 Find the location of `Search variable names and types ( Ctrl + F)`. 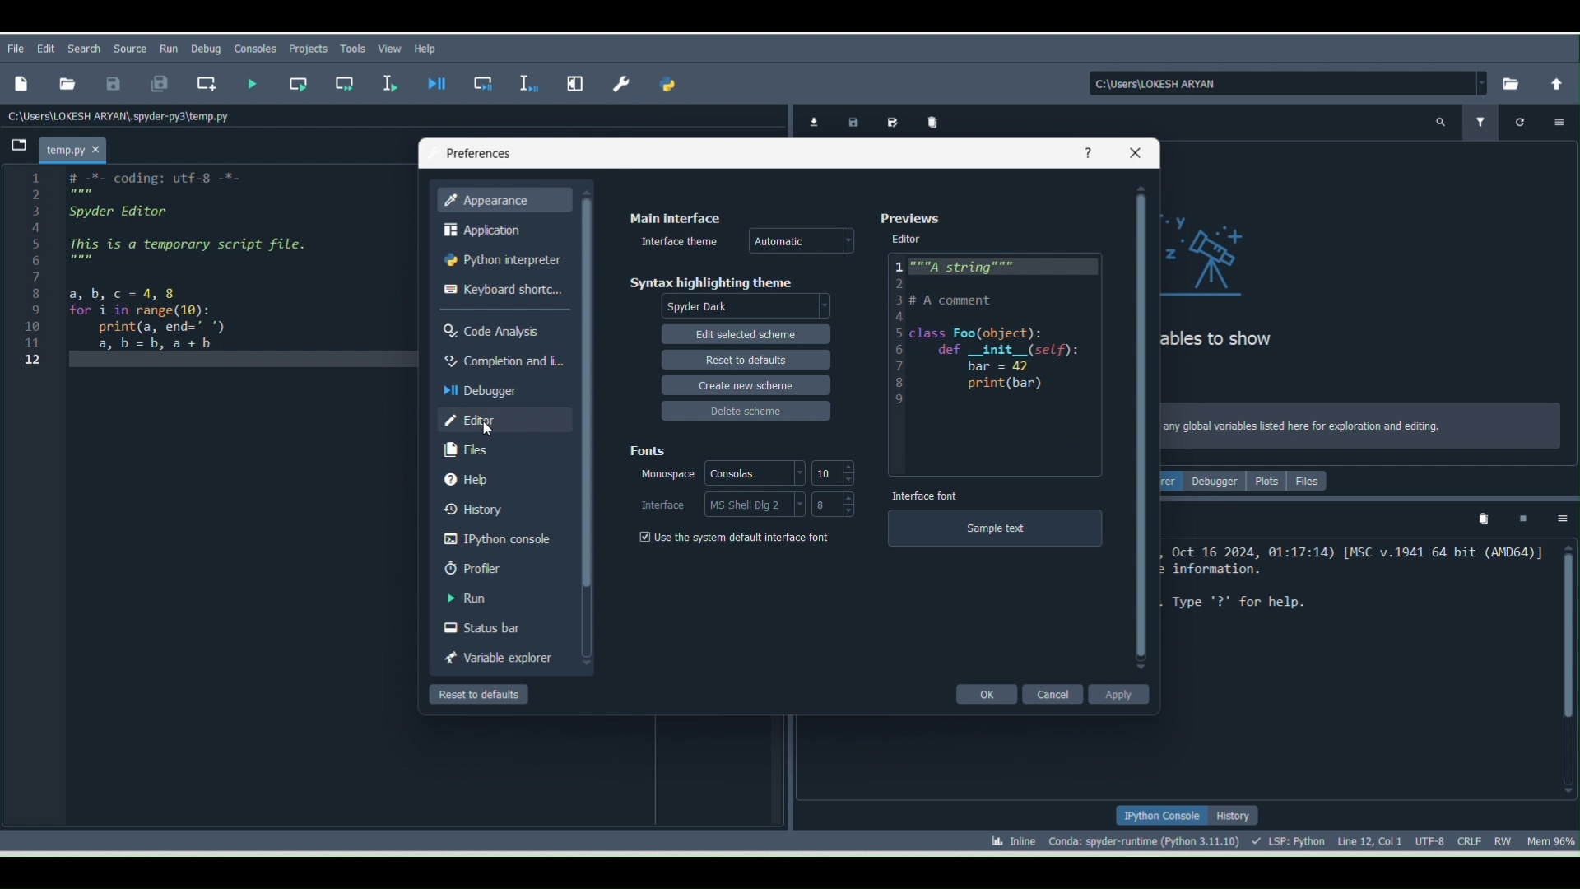

Search variable names and types ( Ctrl + F) is located at coordinates (1435, 124).